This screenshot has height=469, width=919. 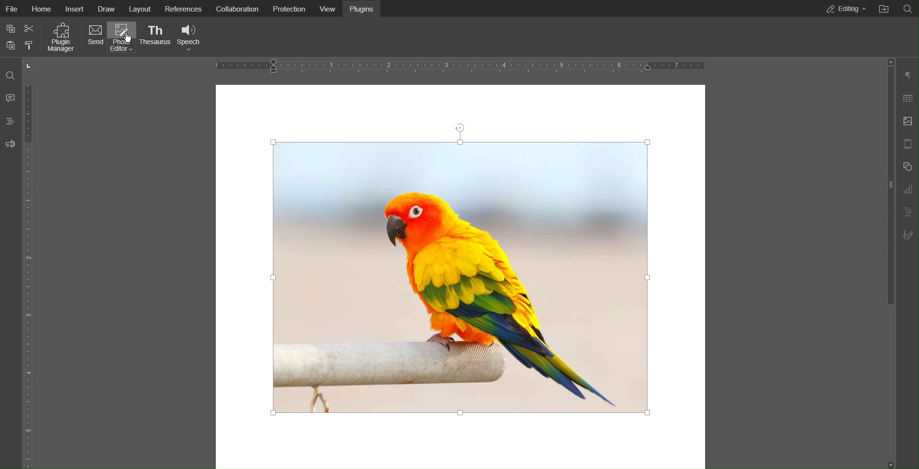 I want to click on Selected Image, so click(x=463, y=269).